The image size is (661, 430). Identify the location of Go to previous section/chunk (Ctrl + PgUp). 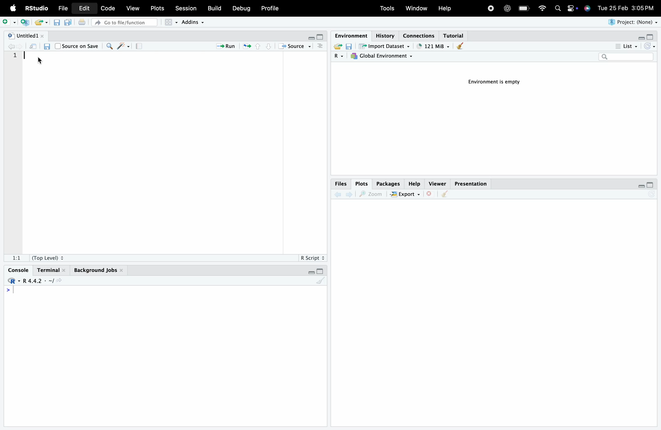
(258, 47).